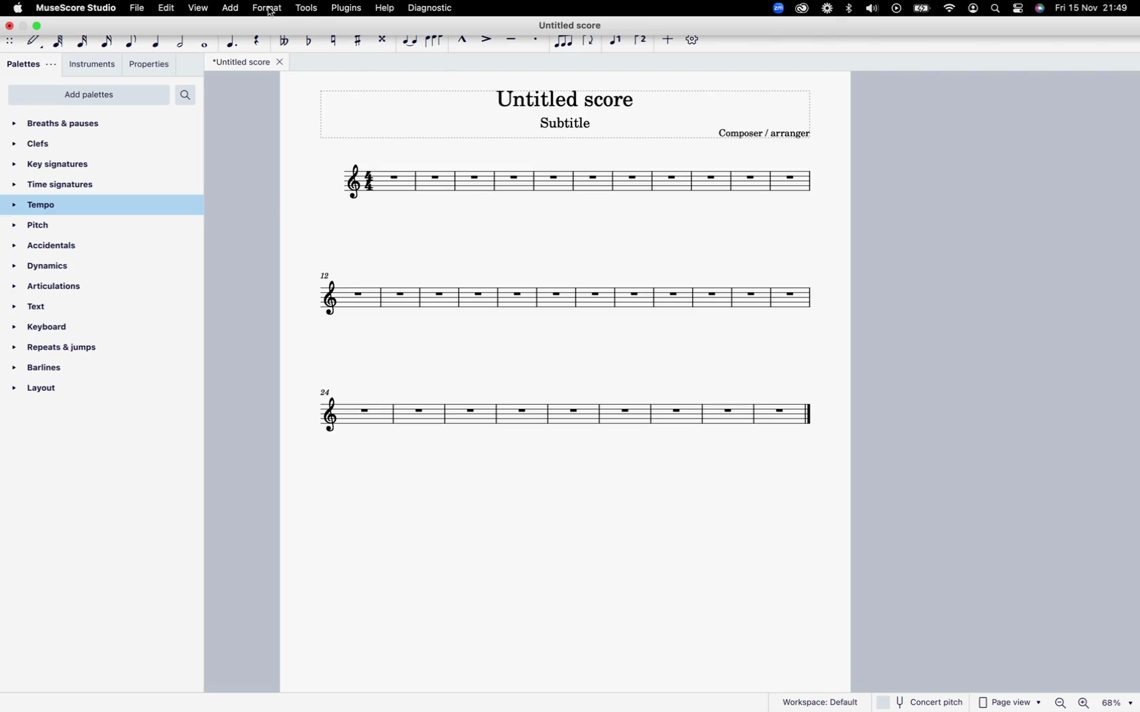 The width and height of the screenshot is (1140, 712). Describe the element at coordinates (248, 62) in the screenshot. I see `*Untitled score` at that location.